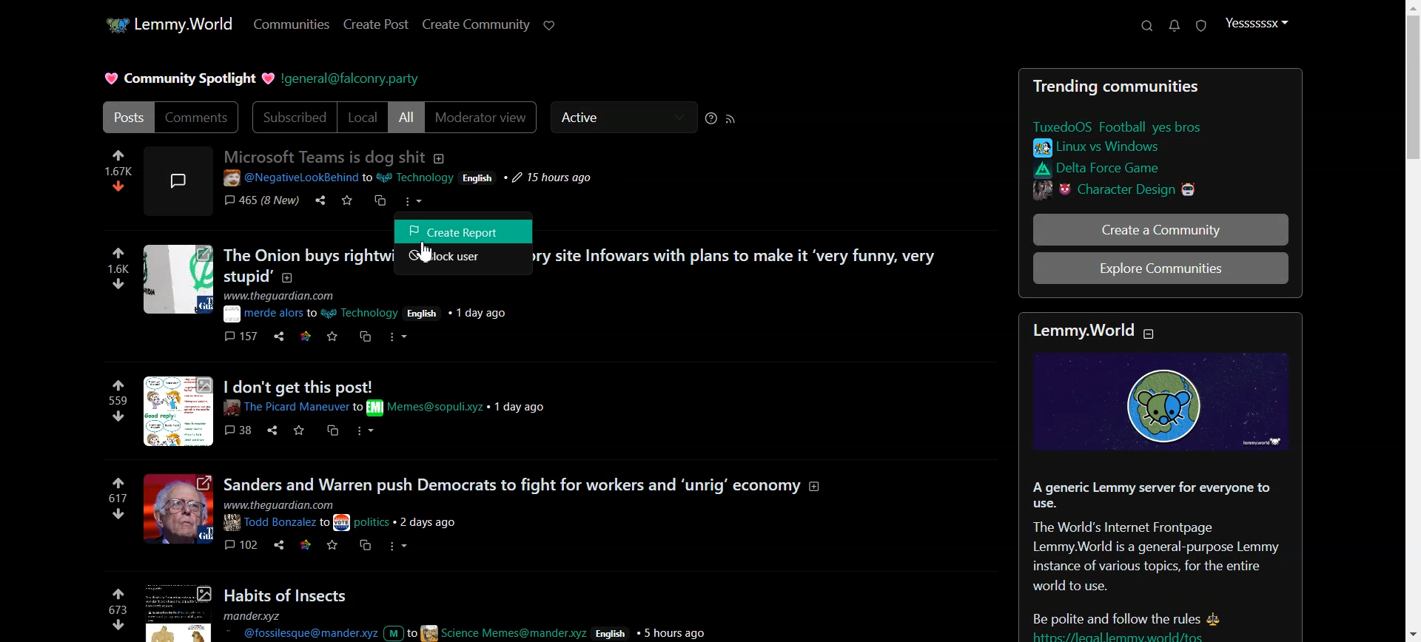  Describe the element at coordinates (353, 79) in the screenshot. I see `Hyperlink` at that location.